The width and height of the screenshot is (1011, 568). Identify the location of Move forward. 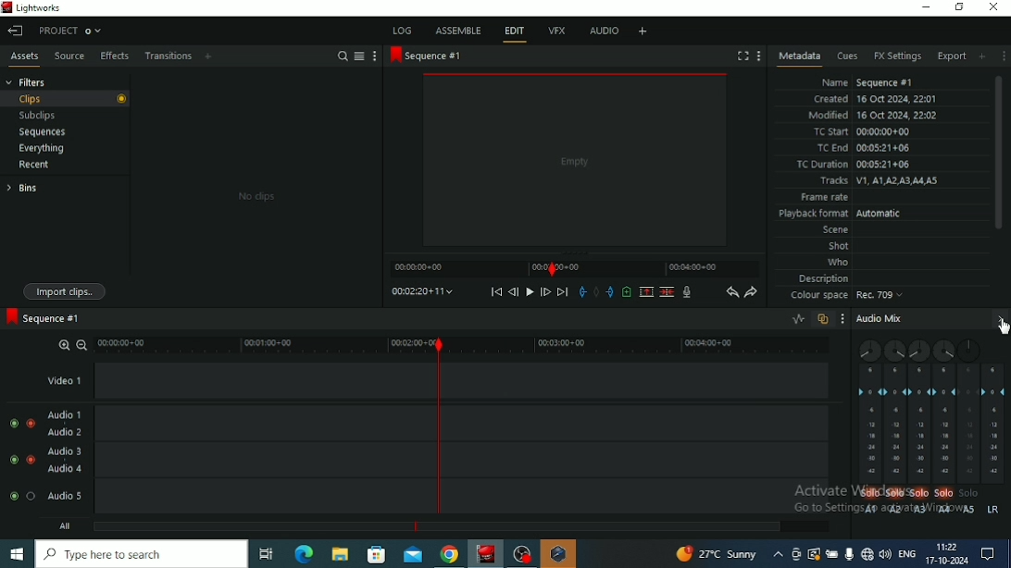
(563, 292).